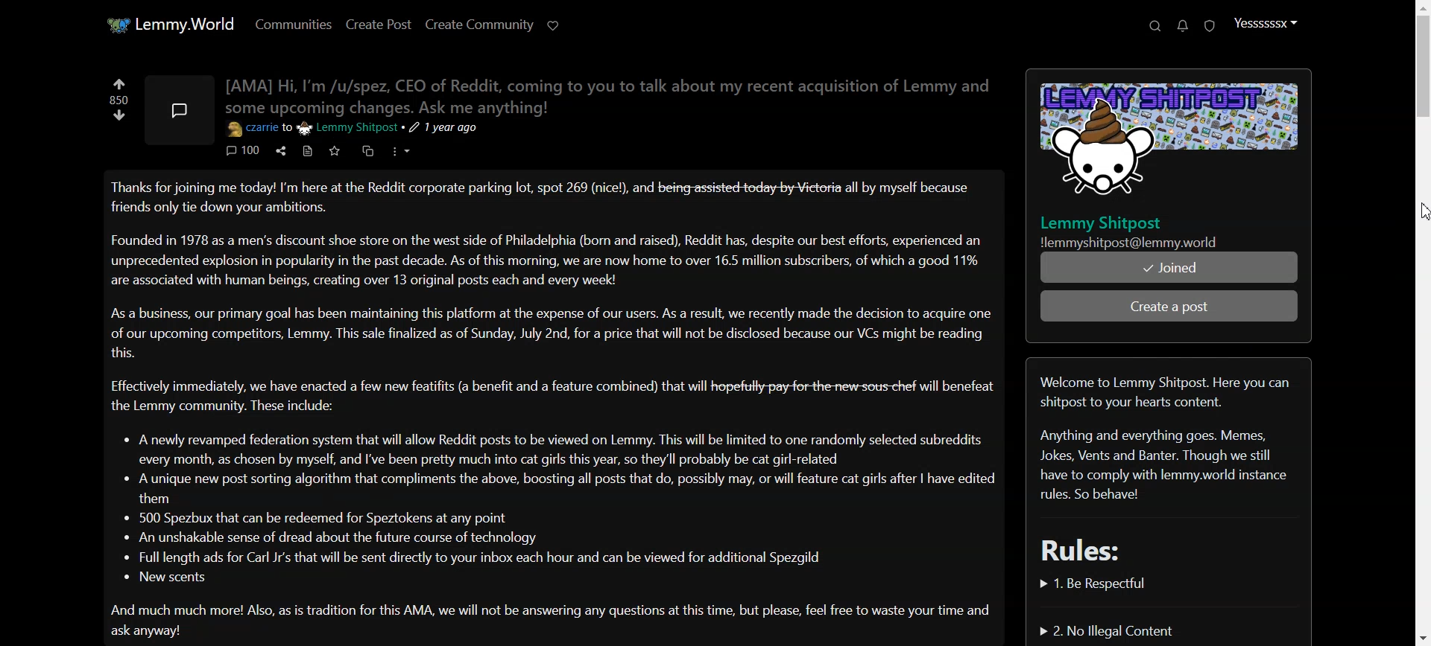 Image resolution: width=1431 pixels, height=646 pixels. I want to click on | Nlemmyshitpost@lemmy.world, so click(1133, 243).